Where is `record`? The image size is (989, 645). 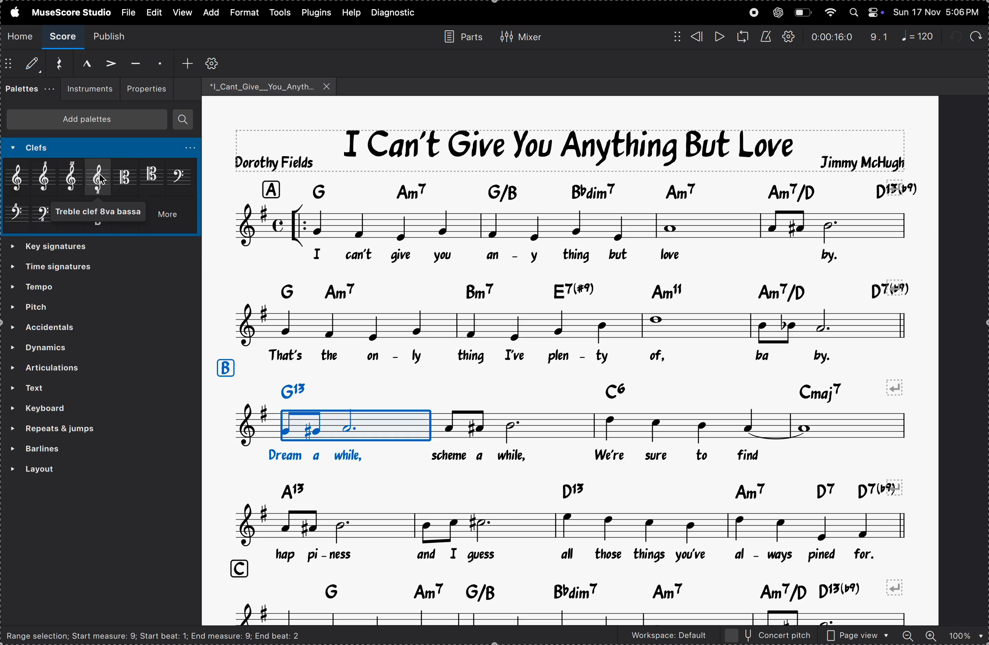
record is located at coordinates (754, 12).